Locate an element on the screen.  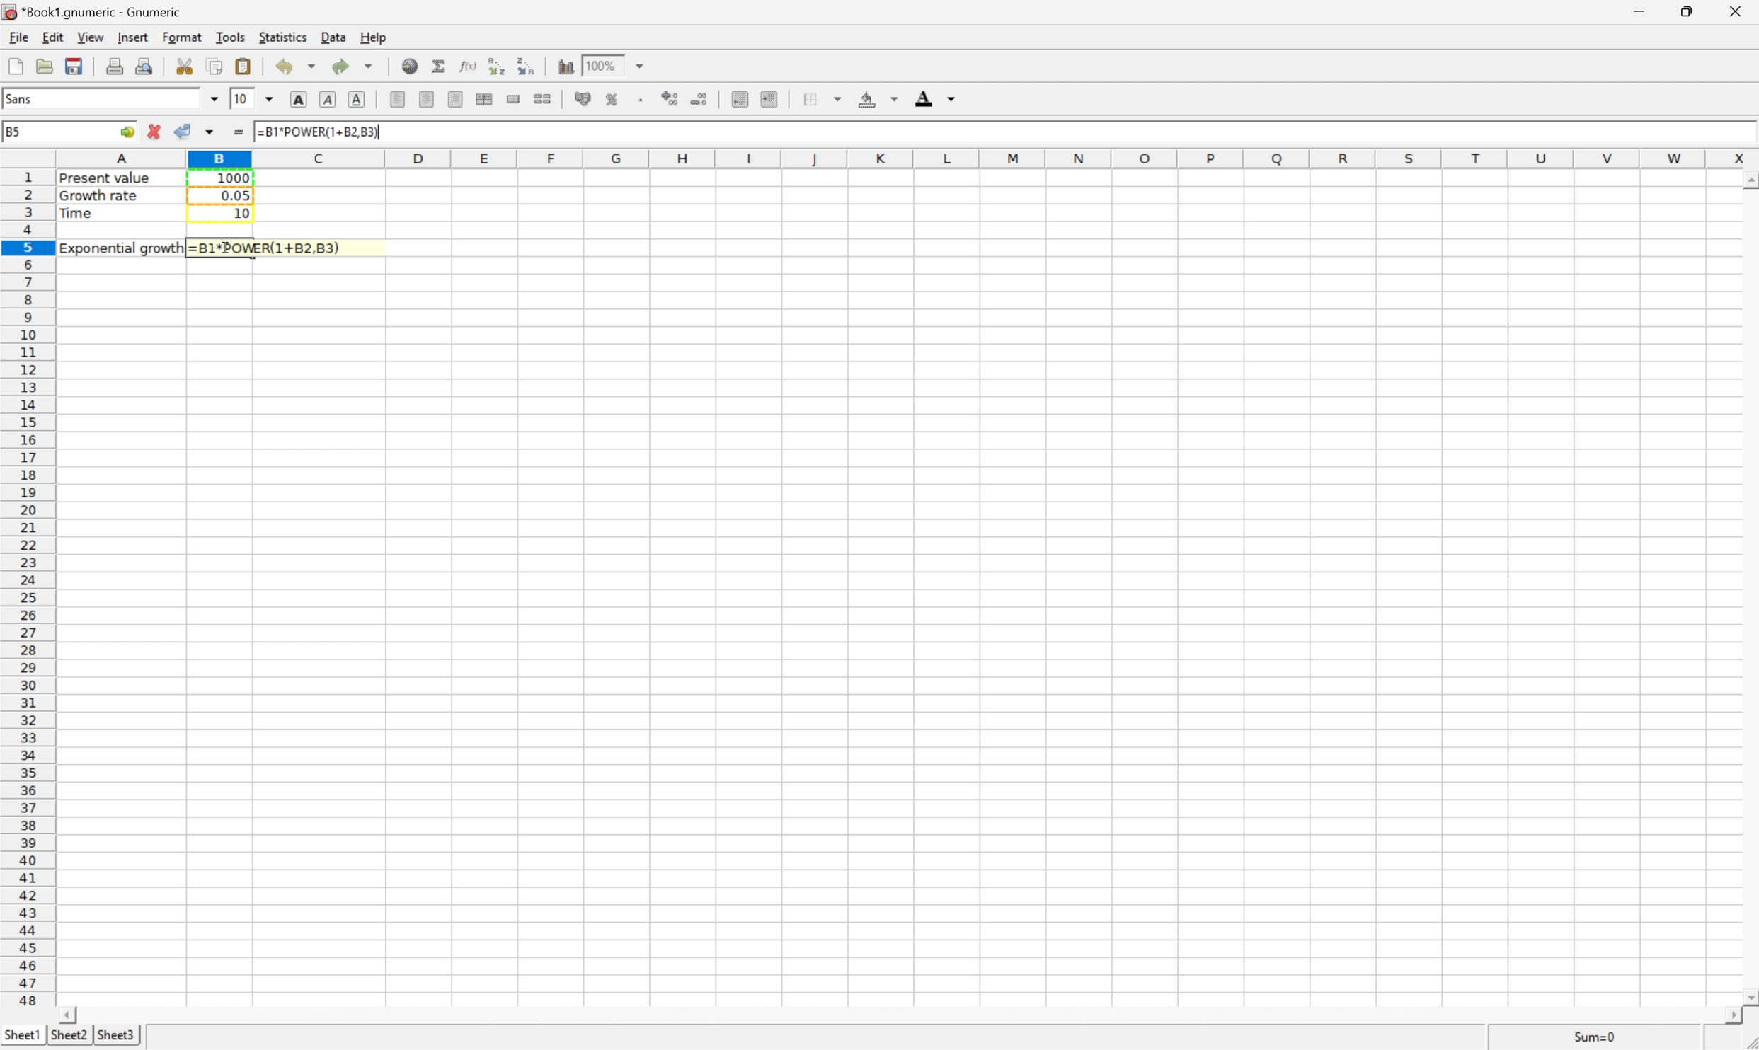
Increase indent, and align the contents to the left is located at coordinates (527, 66).